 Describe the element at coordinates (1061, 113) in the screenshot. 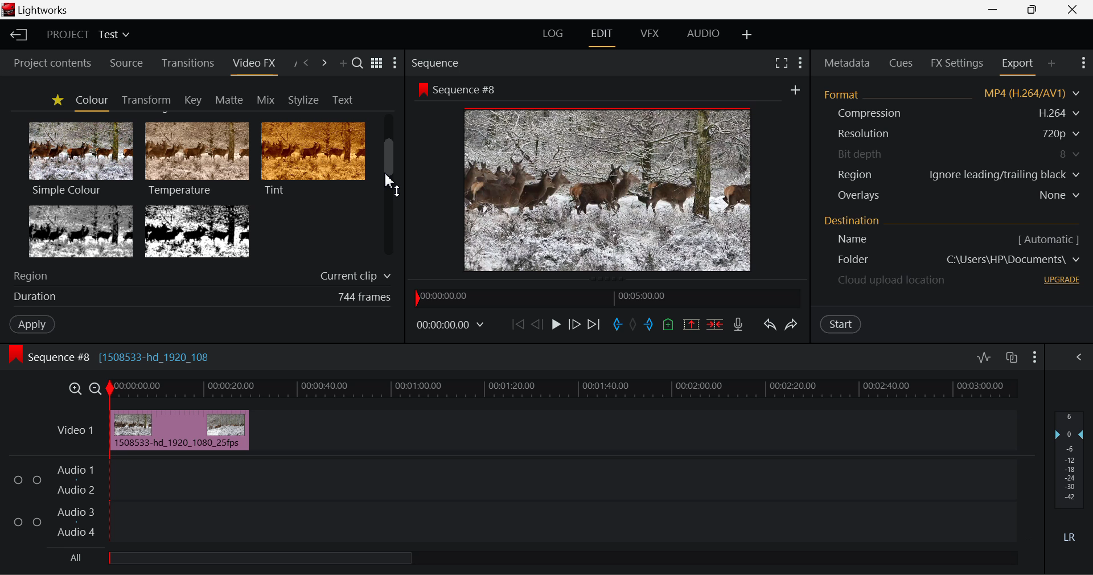

I see `H.264 ` at that location.